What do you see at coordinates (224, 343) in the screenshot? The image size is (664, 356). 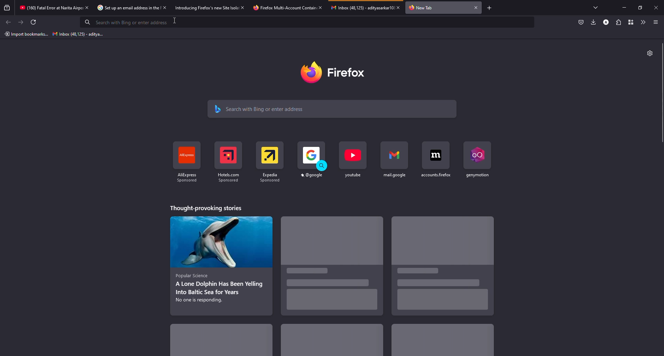 I see `stories` at bounding box center [224, 343].